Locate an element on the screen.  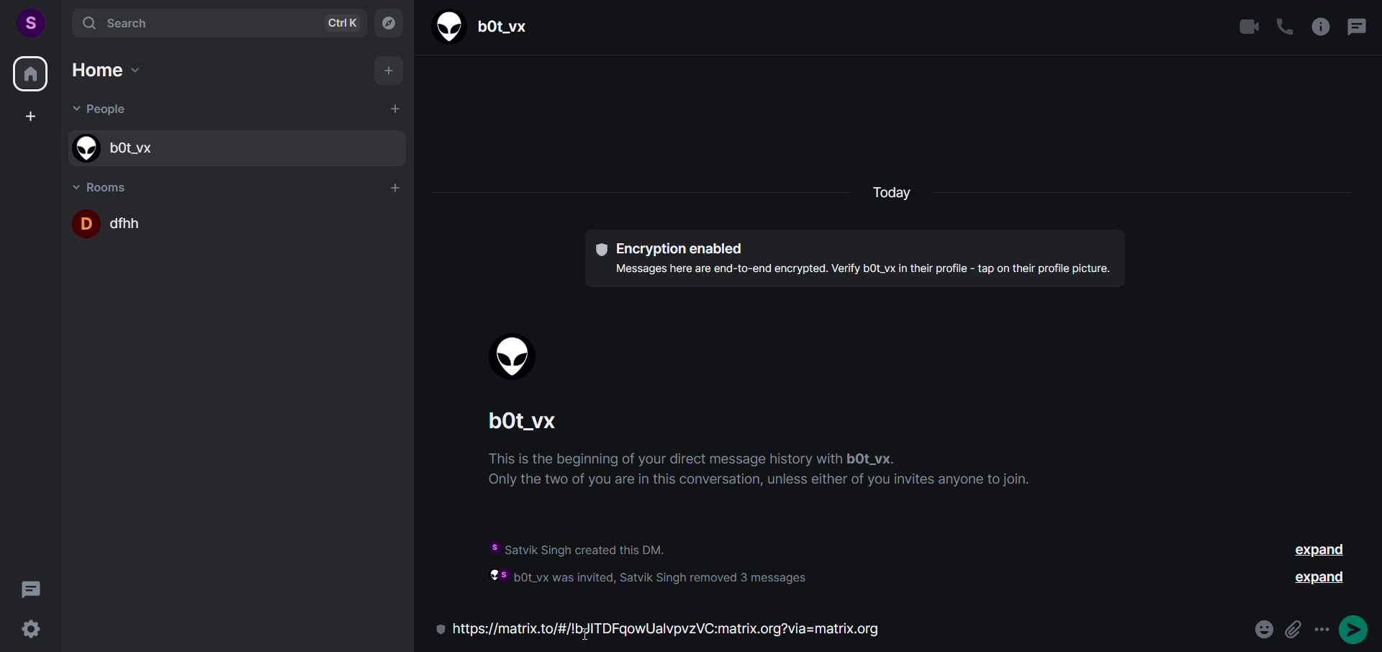
options is located at coordinates (1324, 630).